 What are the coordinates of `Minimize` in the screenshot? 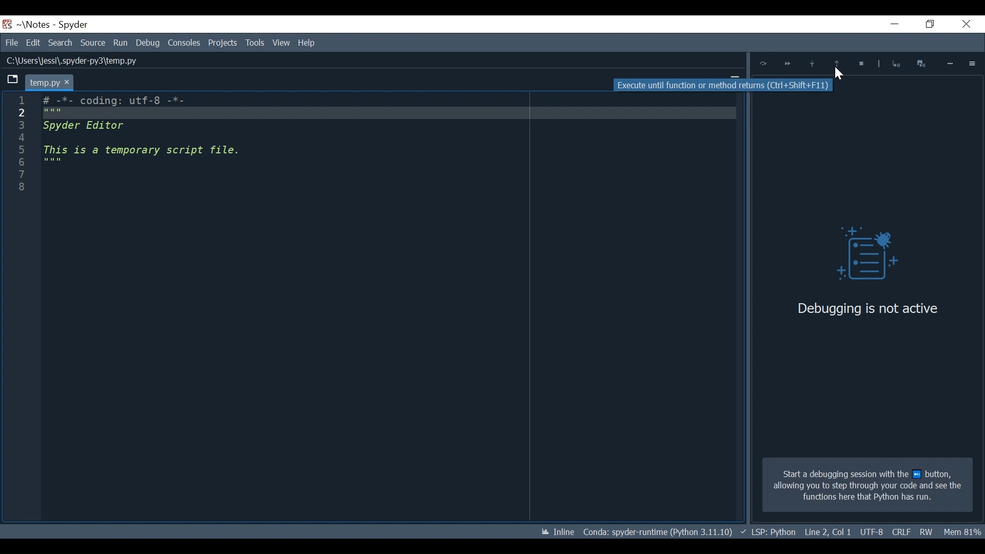 It's located at (889, 25).